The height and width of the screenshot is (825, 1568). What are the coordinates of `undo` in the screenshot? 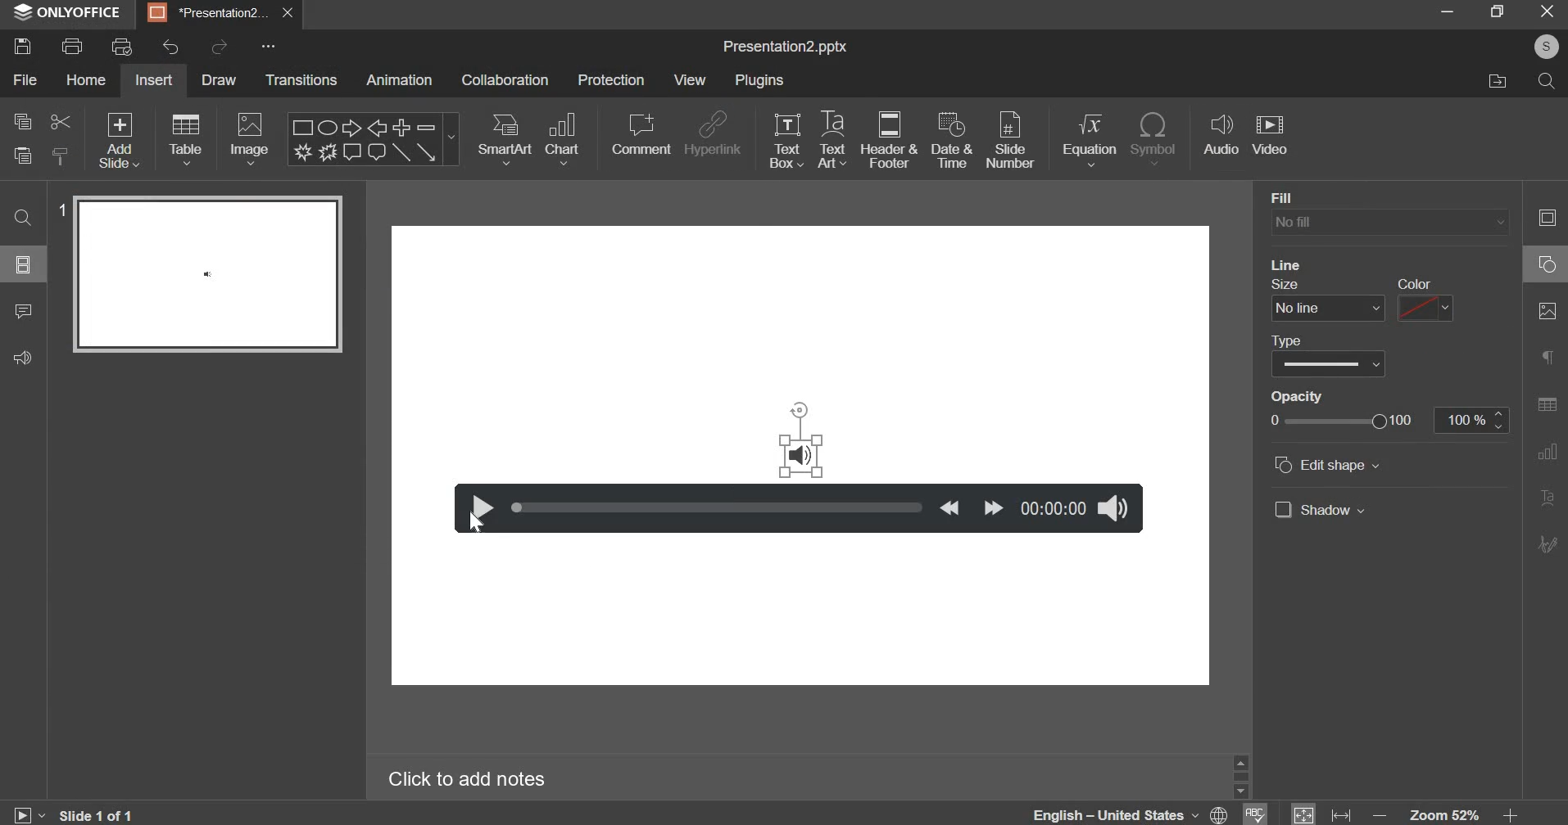 It's located at (165, 47).